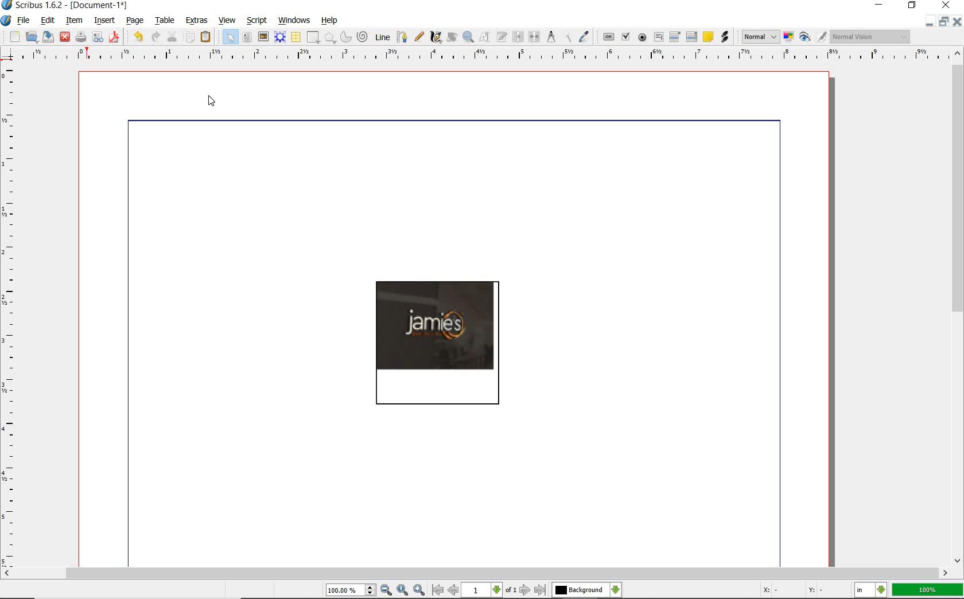  What do you see at coordinates (387, 590) in the screenshot?
I see `Zoom Out` at bounding box center [387, 590].